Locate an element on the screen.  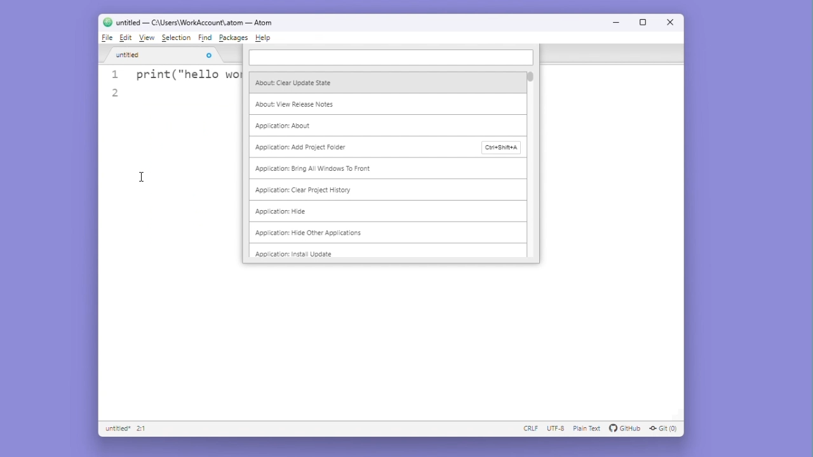
Ctrl +shift + a is located at coordinates (503, 148).